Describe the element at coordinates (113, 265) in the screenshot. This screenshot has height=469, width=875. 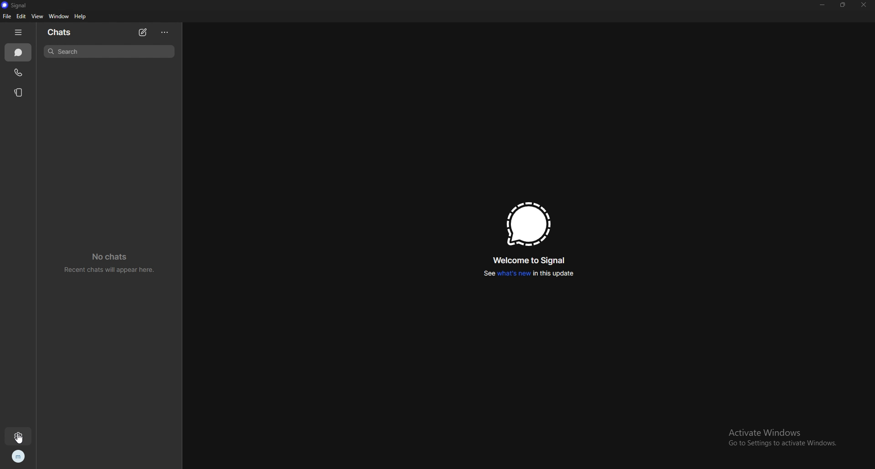
I see `no chats recent chats will appear here` at that location.